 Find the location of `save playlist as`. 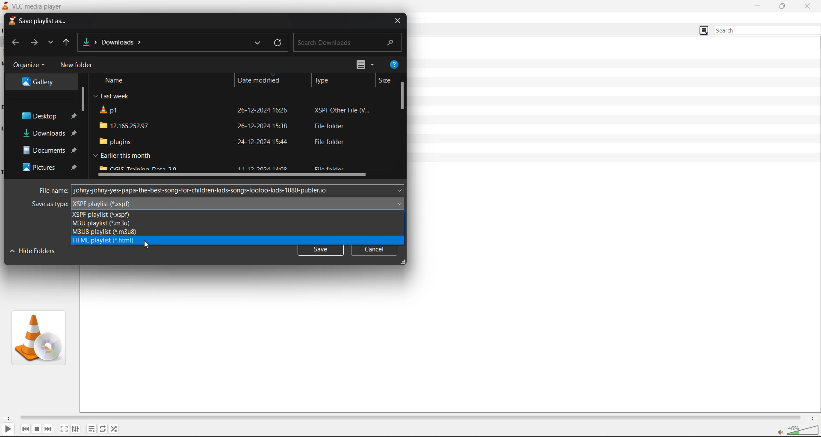

save playlist as is located at coordinates (36, 21).